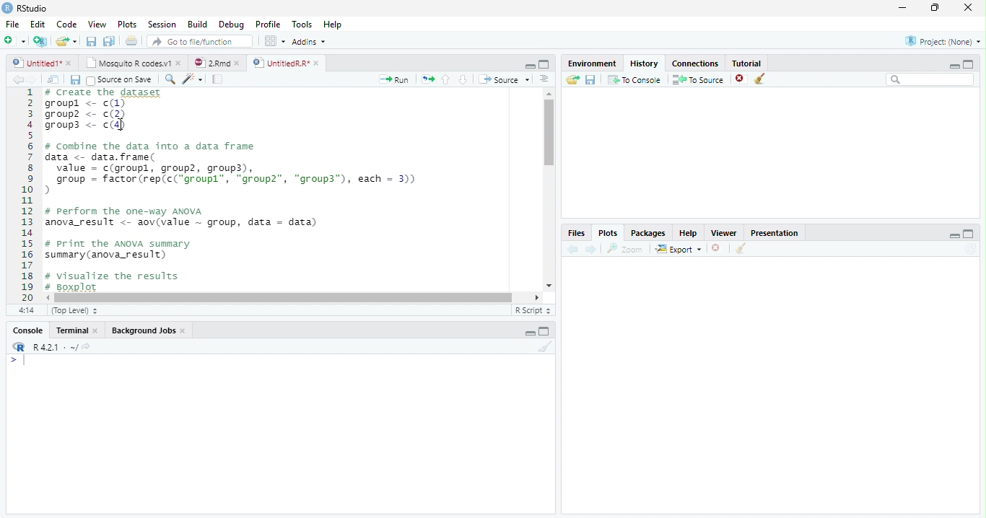 The width and height of the screenshot is (986, 518). Describe the element at coordinates (200, 42) in the screenshot. I see `Go to file/function` at that location.